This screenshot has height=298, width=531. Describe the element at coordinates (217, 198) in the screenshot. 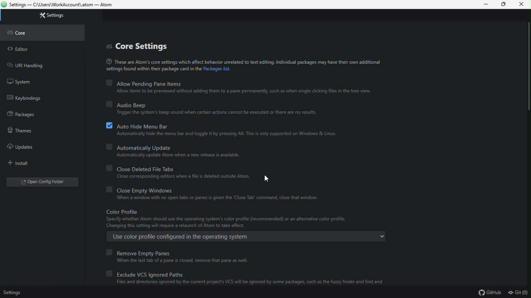

I see `When a window with no open tabs or panes is given the ‘Close Tab’ command, close that window.` at that location.